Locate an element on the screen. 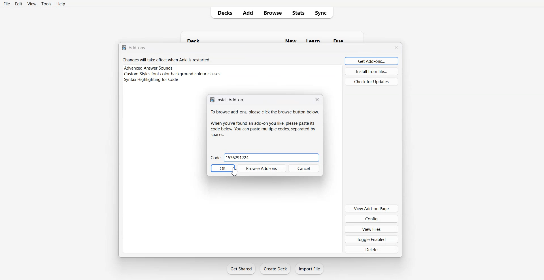 Image resolution: width=544 pixels, height=280 pixels. new is located at coordinates (290, 40).